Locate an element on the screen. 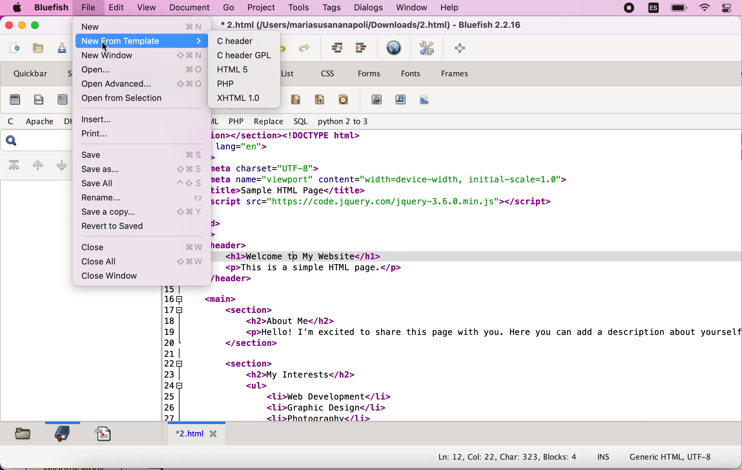  php is located at coordinates (237, 84).